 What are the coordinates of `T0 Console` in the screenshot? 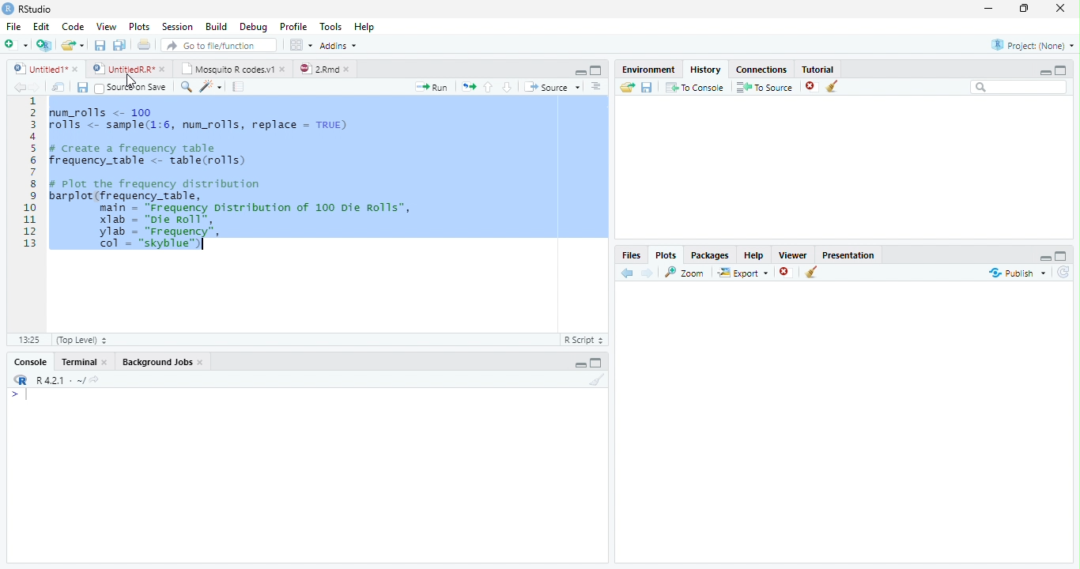 It's located at (694, 86).